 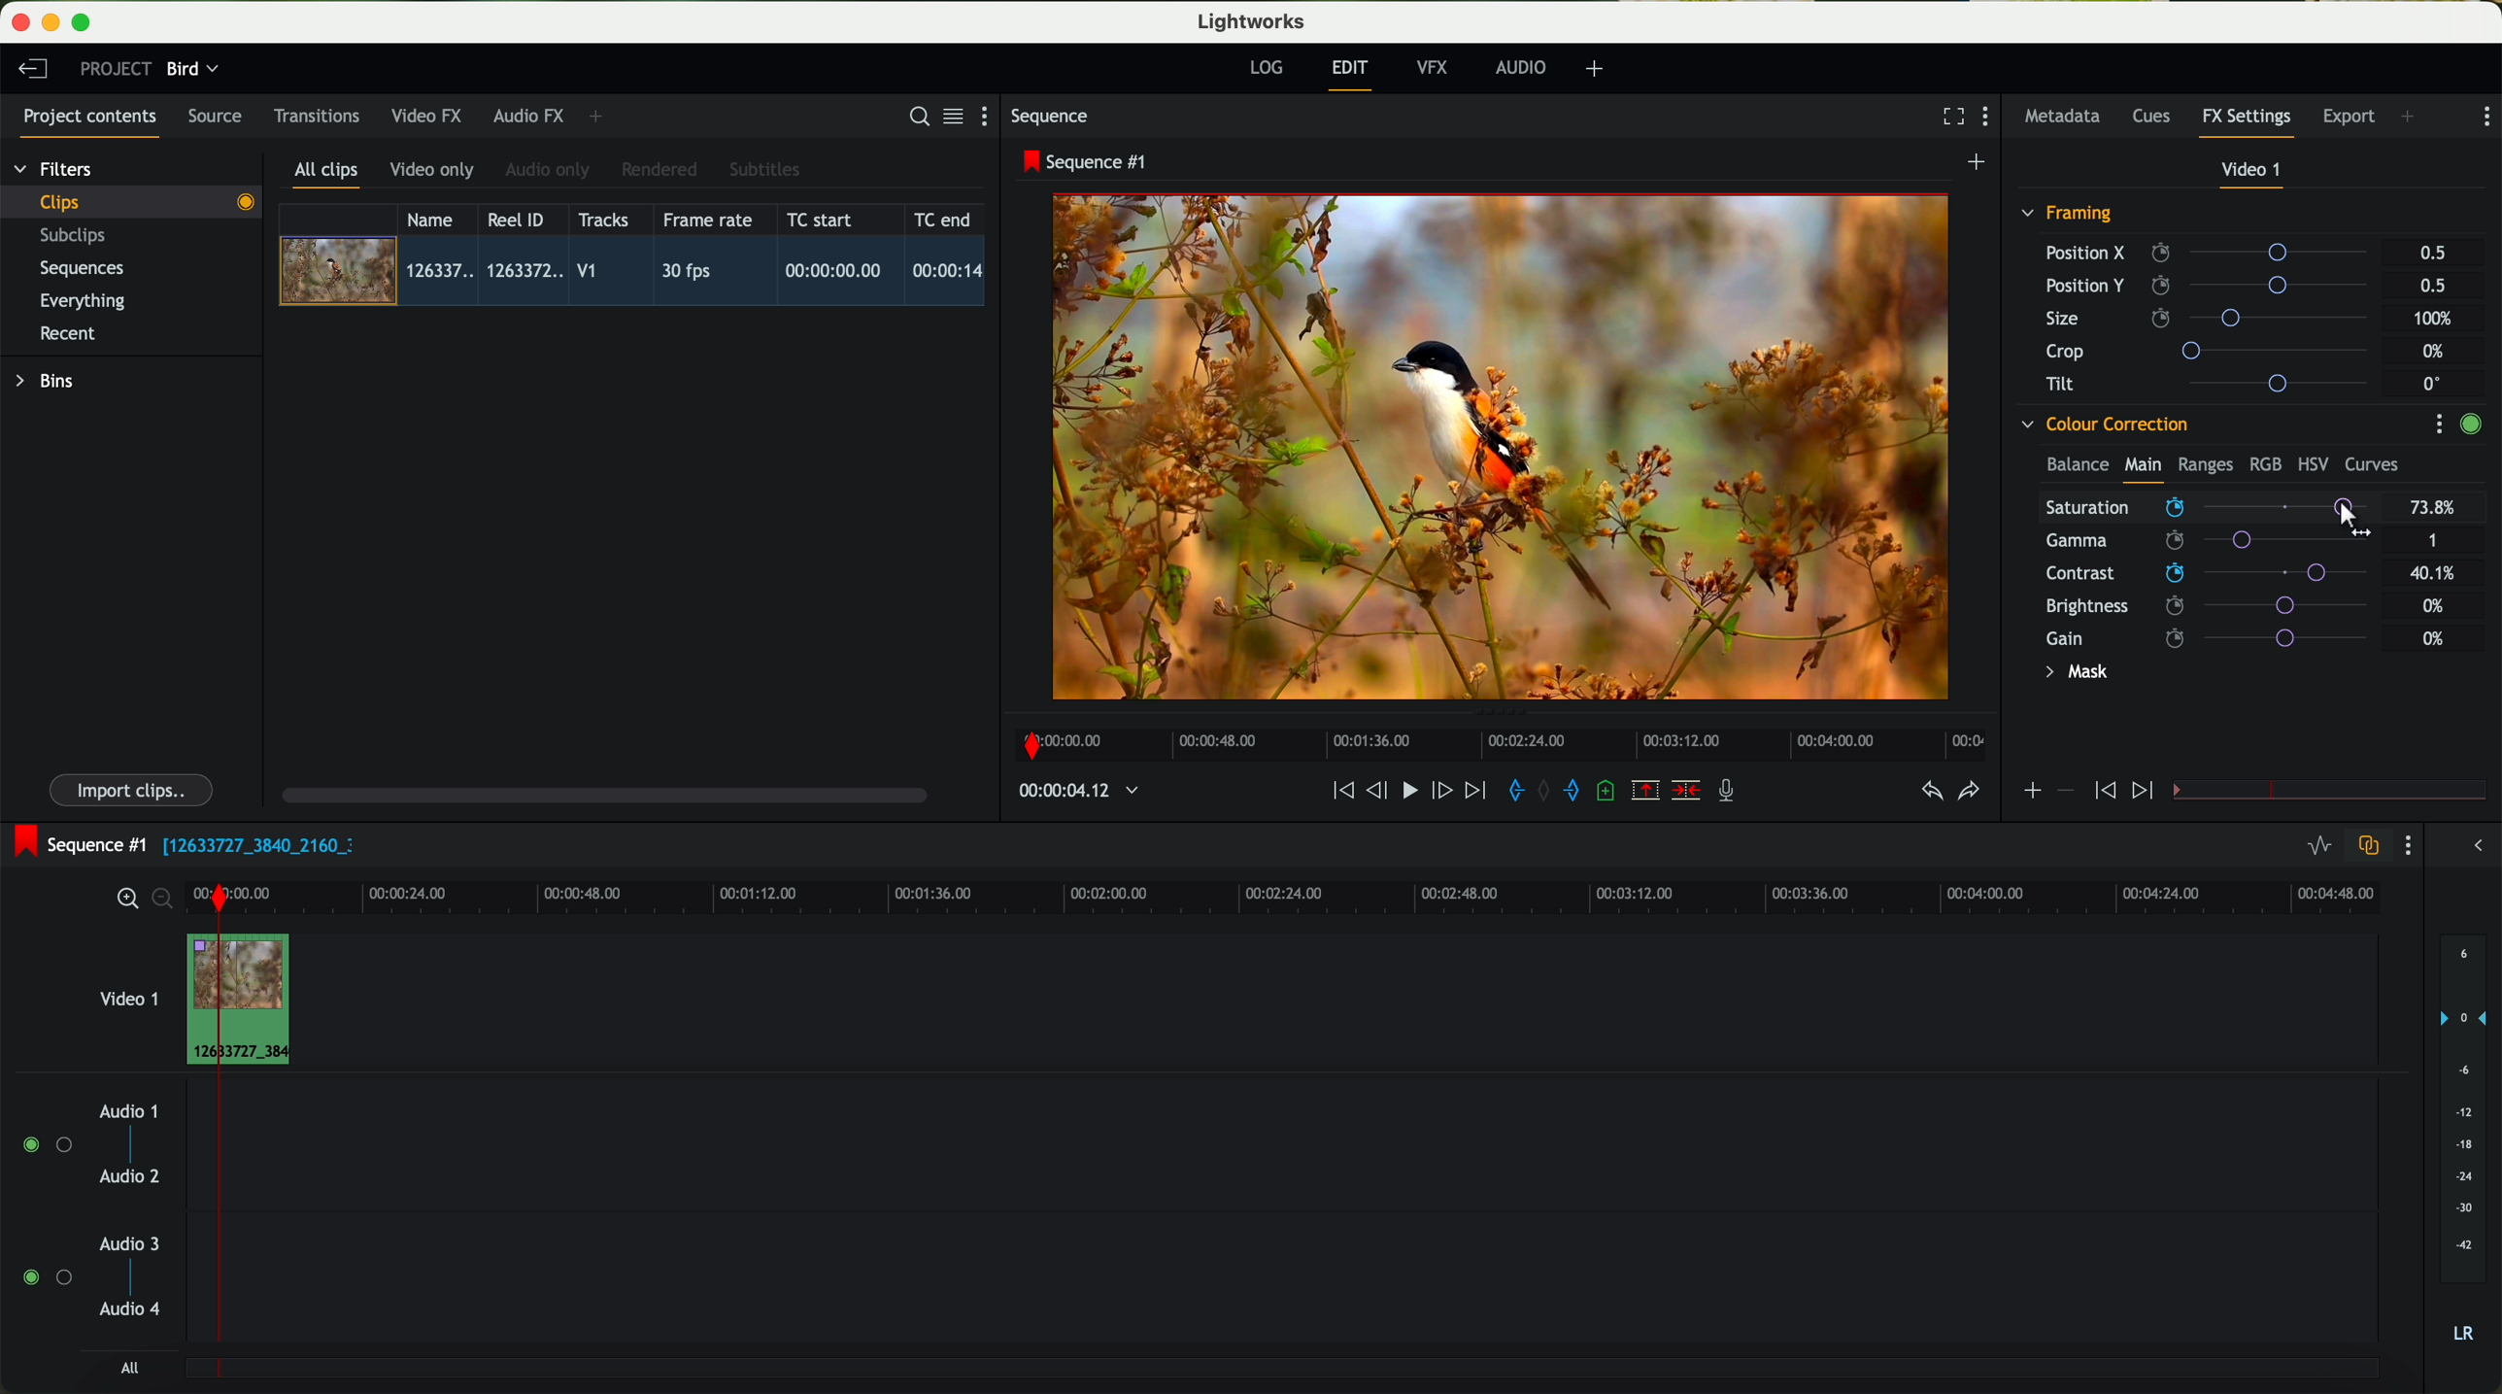 I want to click on show settings menu, so click(x=1990, y=119).